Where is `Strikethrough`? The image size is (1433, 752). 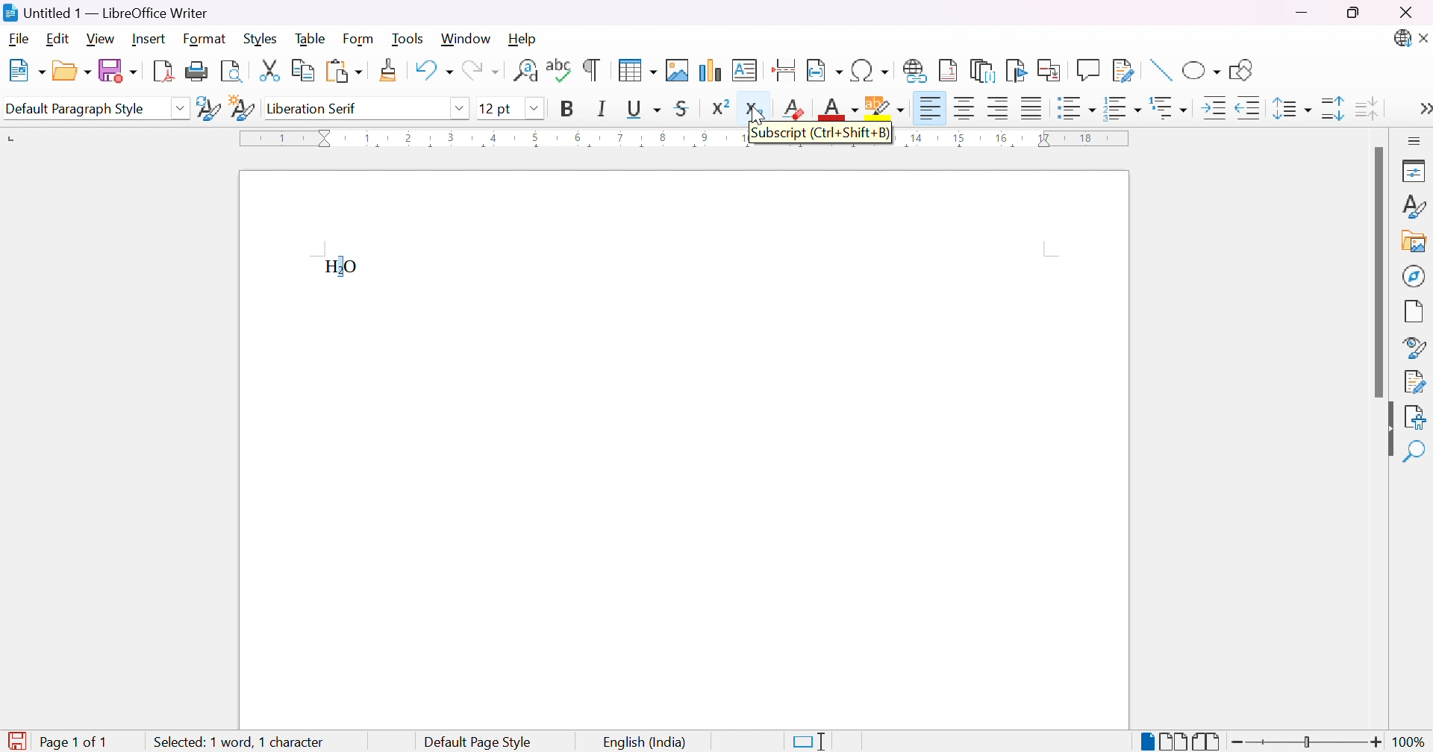
Strikethrough is located at coordinates (685, 108).